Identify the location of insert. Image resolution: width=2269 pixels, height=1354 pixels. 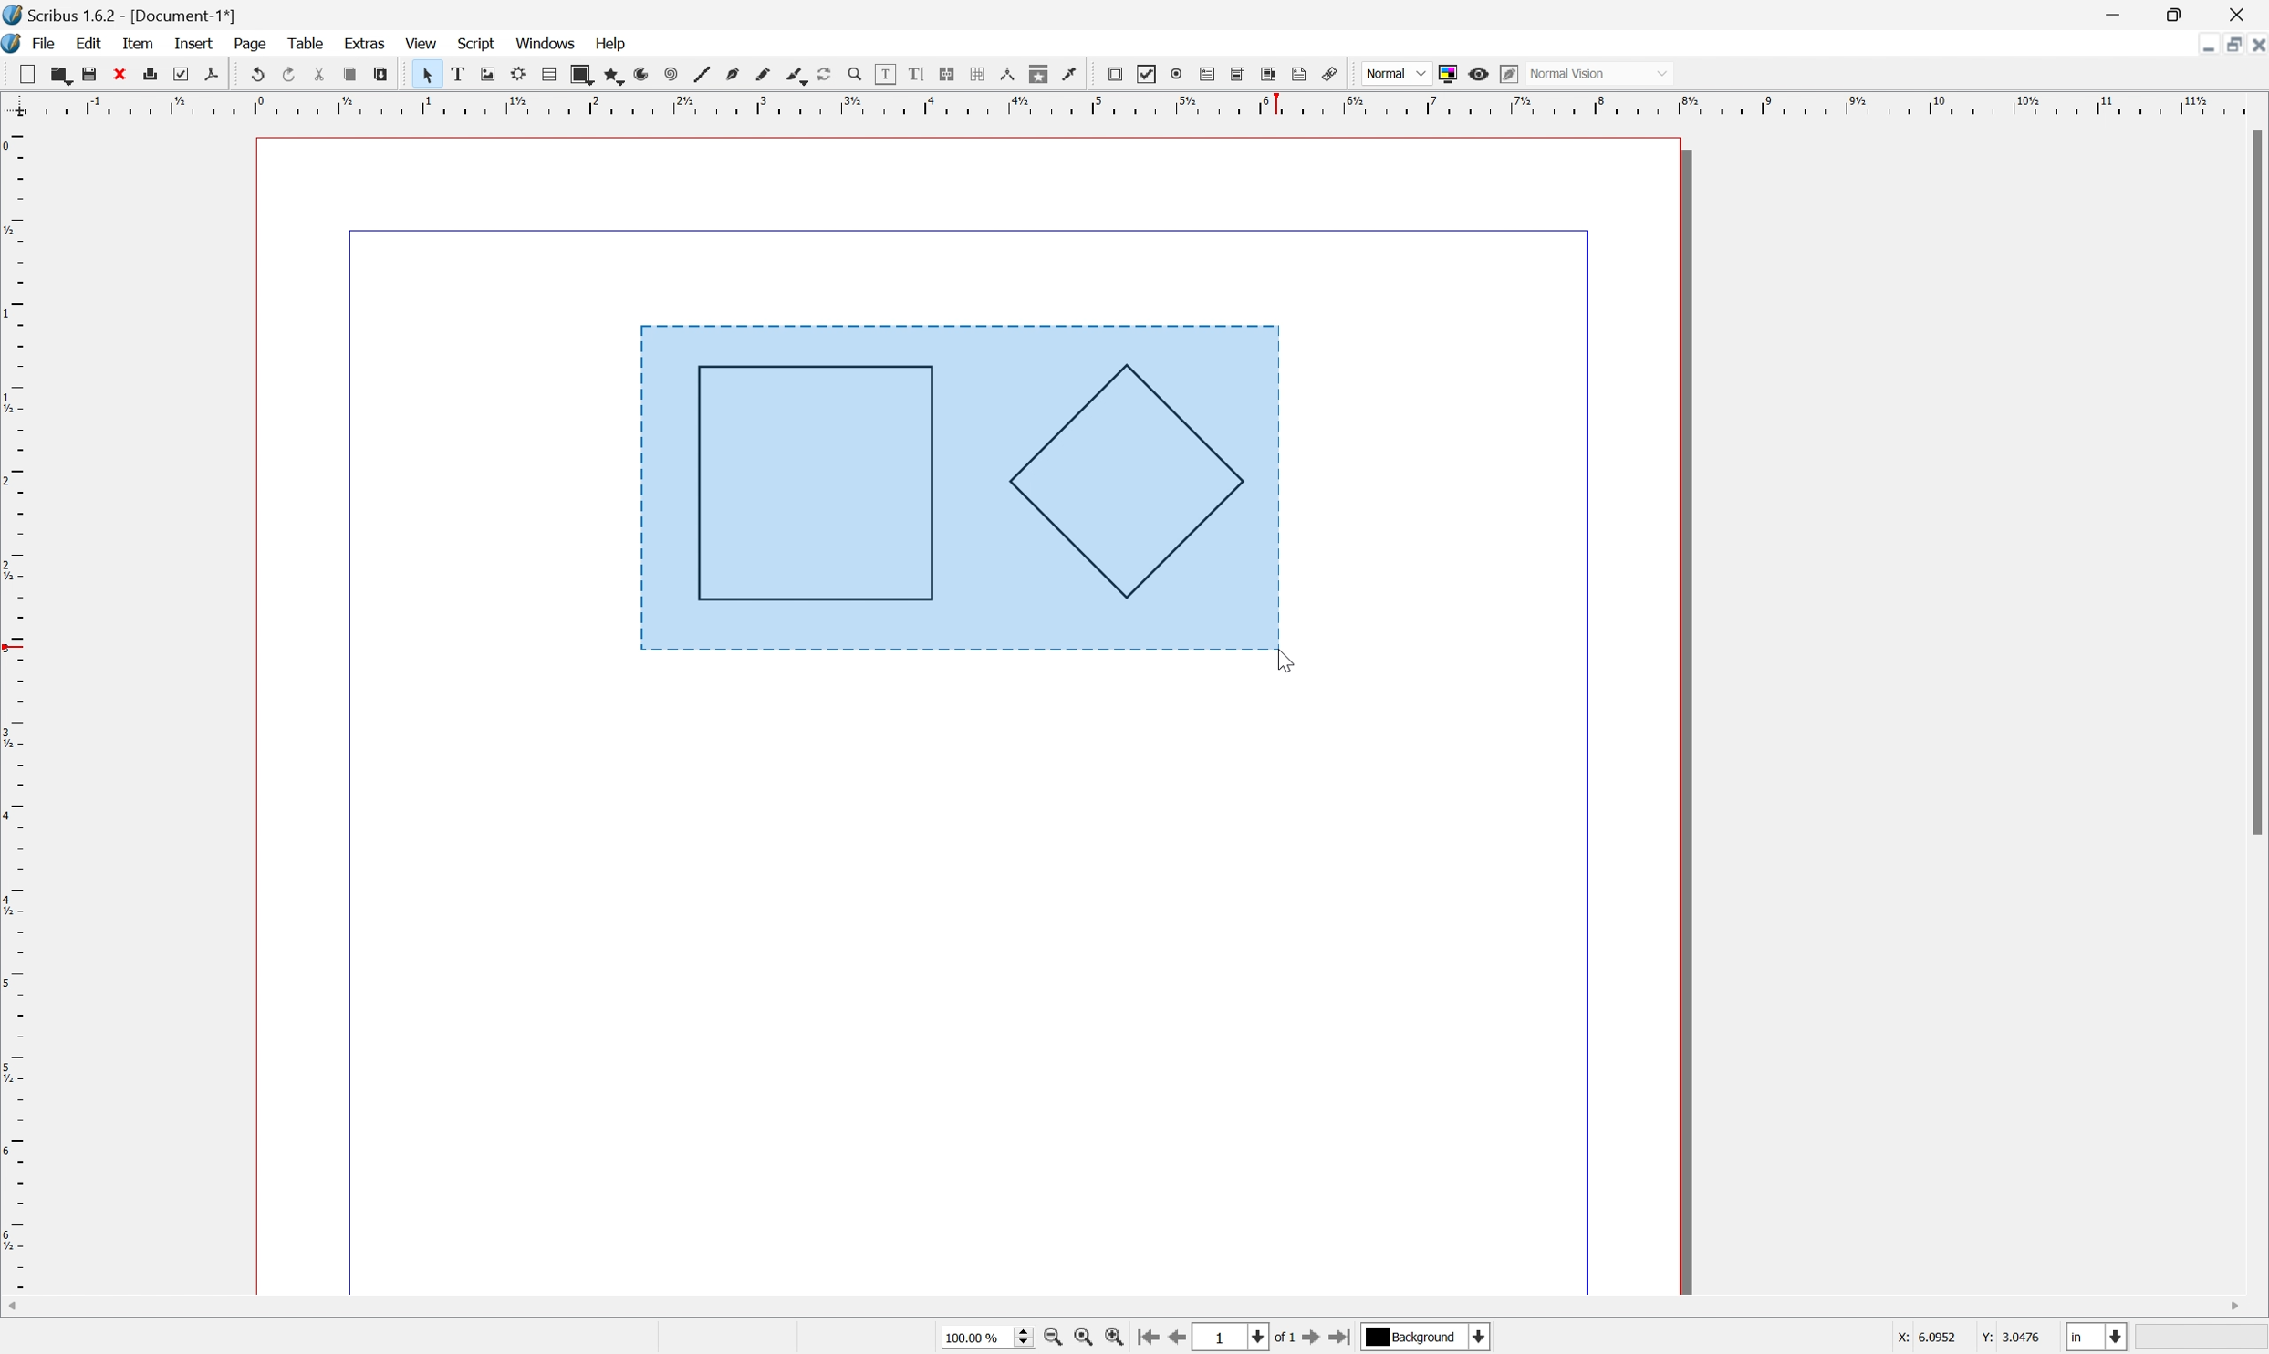
(194, 41).